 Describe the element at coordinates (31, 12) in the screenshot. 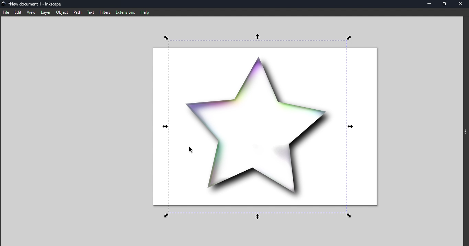

I see `view` at that location.